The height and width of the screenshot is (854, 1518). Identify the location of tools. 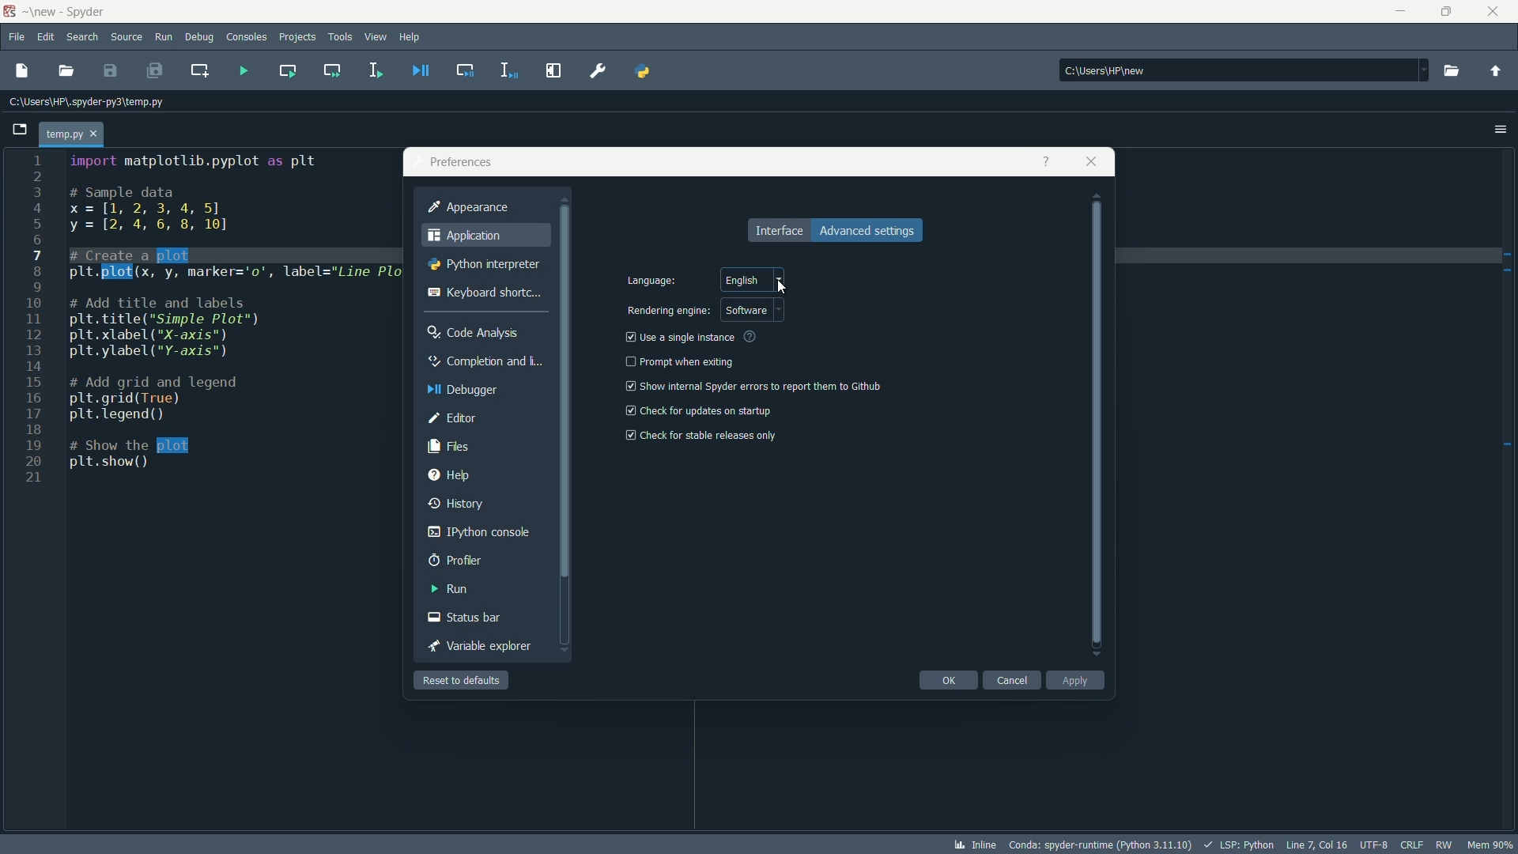
(341, 37).